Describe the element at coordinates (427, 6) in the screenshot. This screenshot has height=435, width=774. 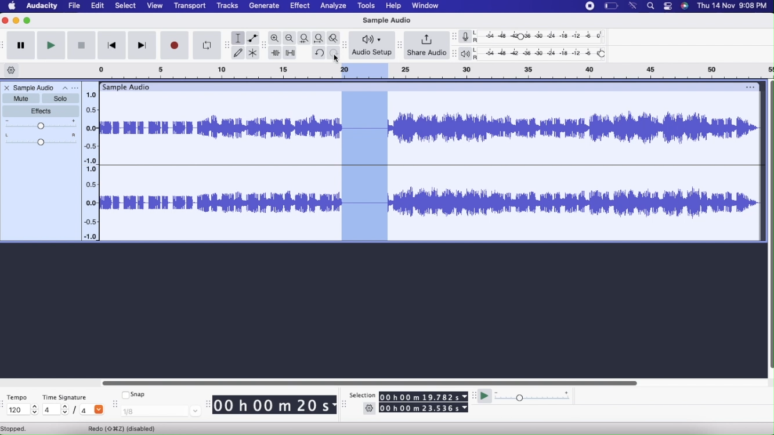
I see `Window` at that location.